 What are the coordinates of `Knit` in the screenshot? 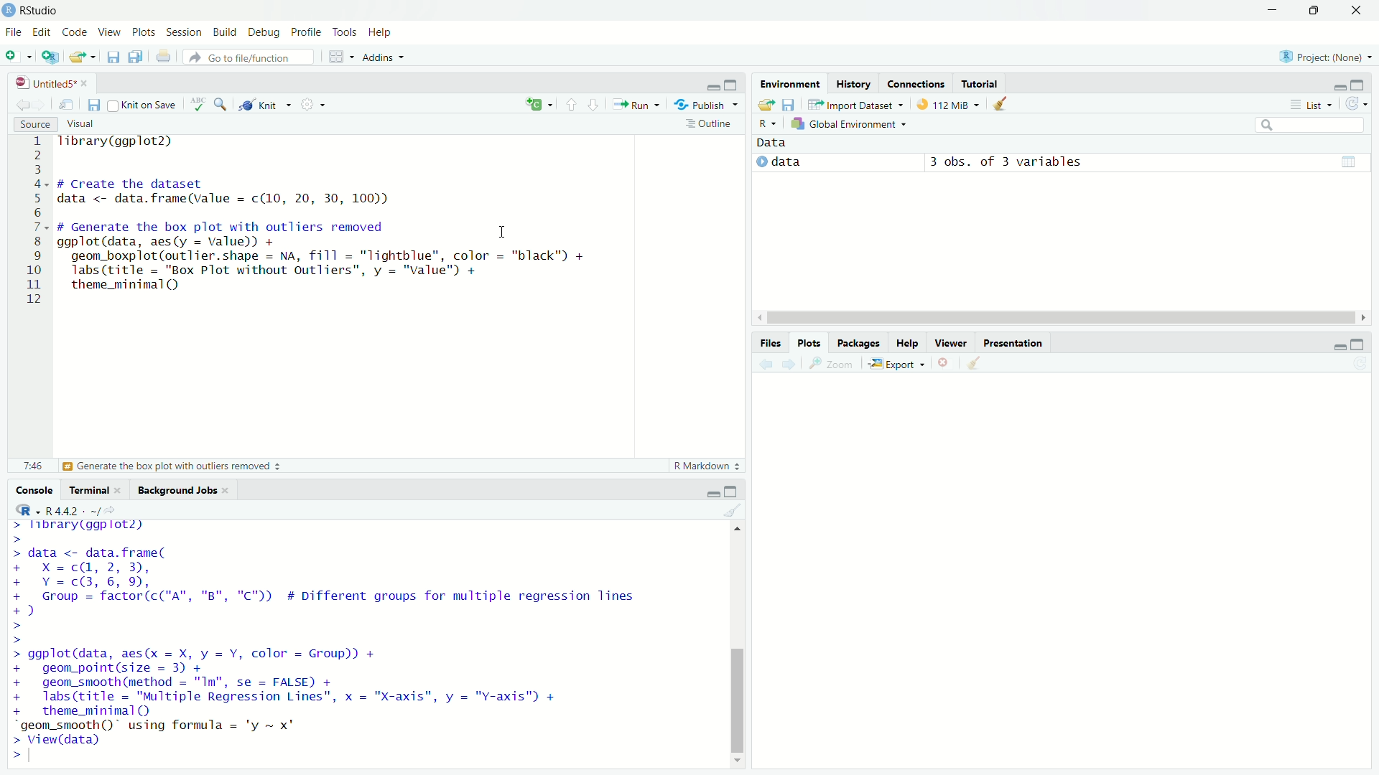 It's located at (259, 106).